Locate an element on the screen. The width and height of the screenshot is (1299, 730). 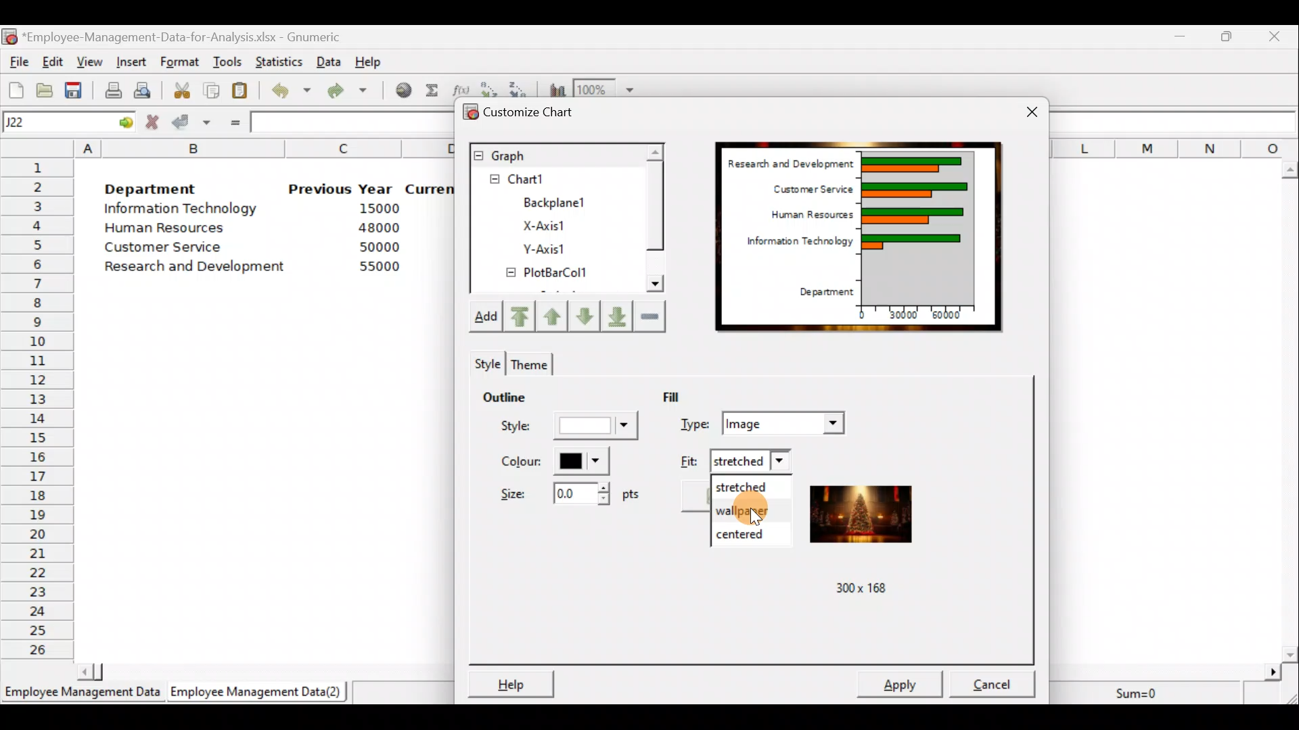
Minimize is located at coordinates (1180, 36).